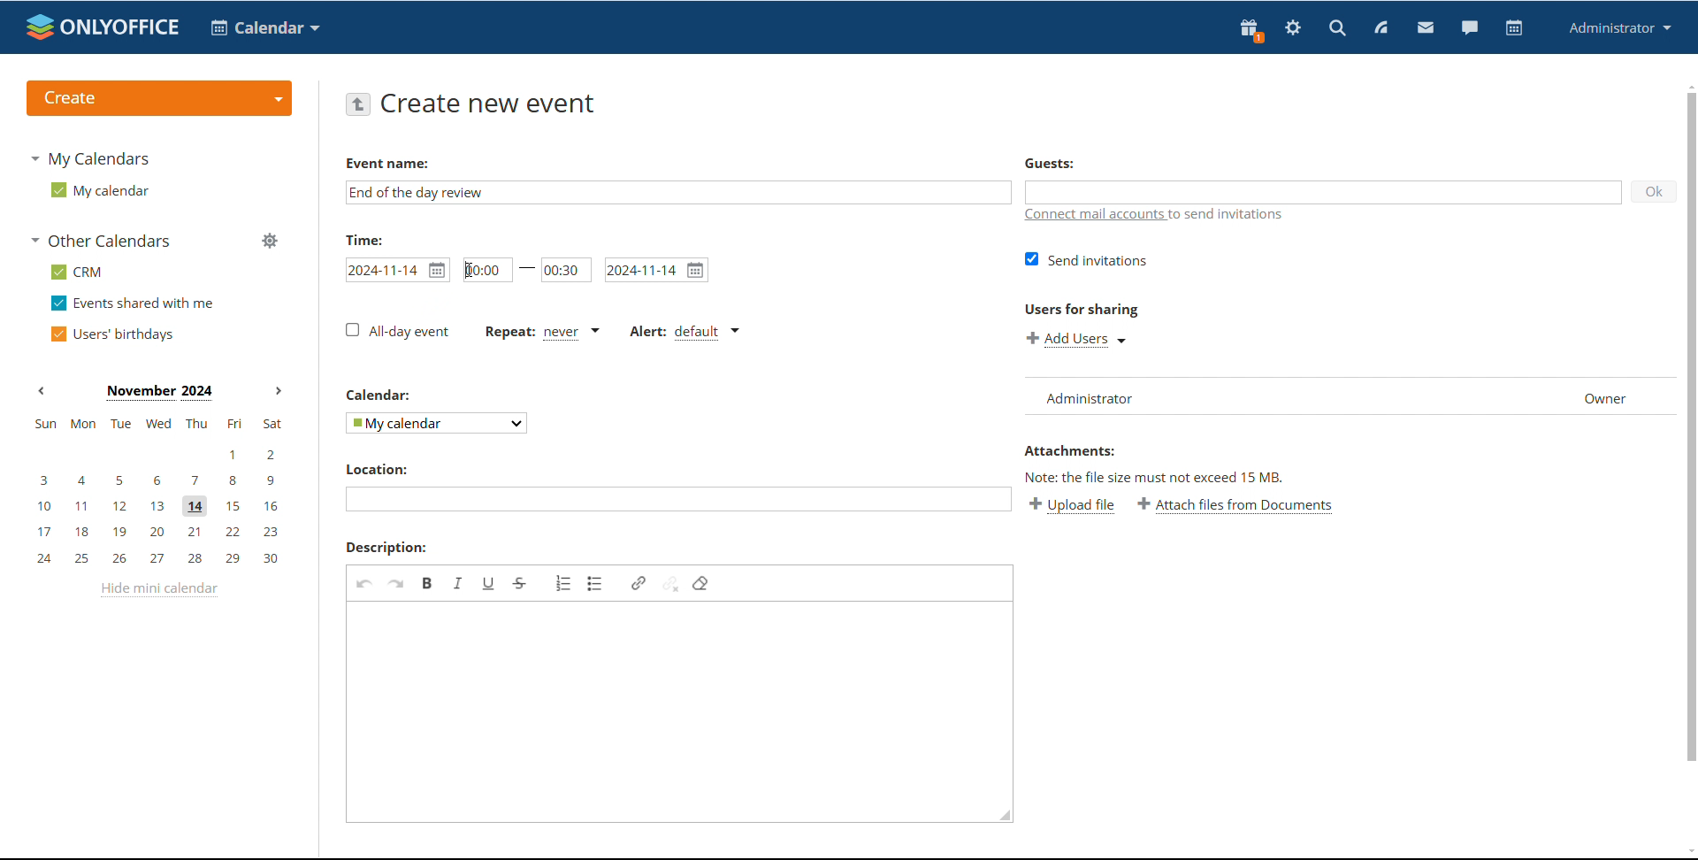  What do you see at coordinates (489, 583) in the screenshot?
I see `underline` at bounding box center [489, 583].